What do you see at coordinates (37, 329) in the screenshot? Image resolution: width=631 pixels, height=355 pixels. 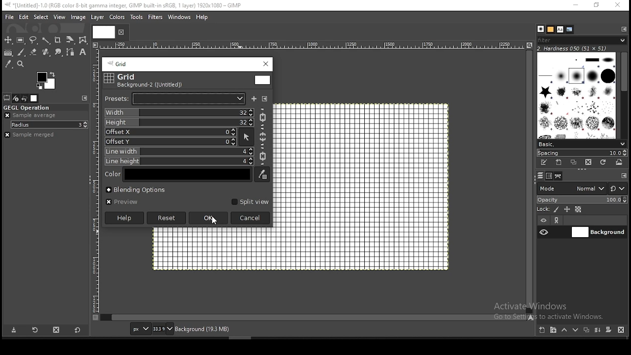 I see `restore tool preset` at bounding box center [37, 329].